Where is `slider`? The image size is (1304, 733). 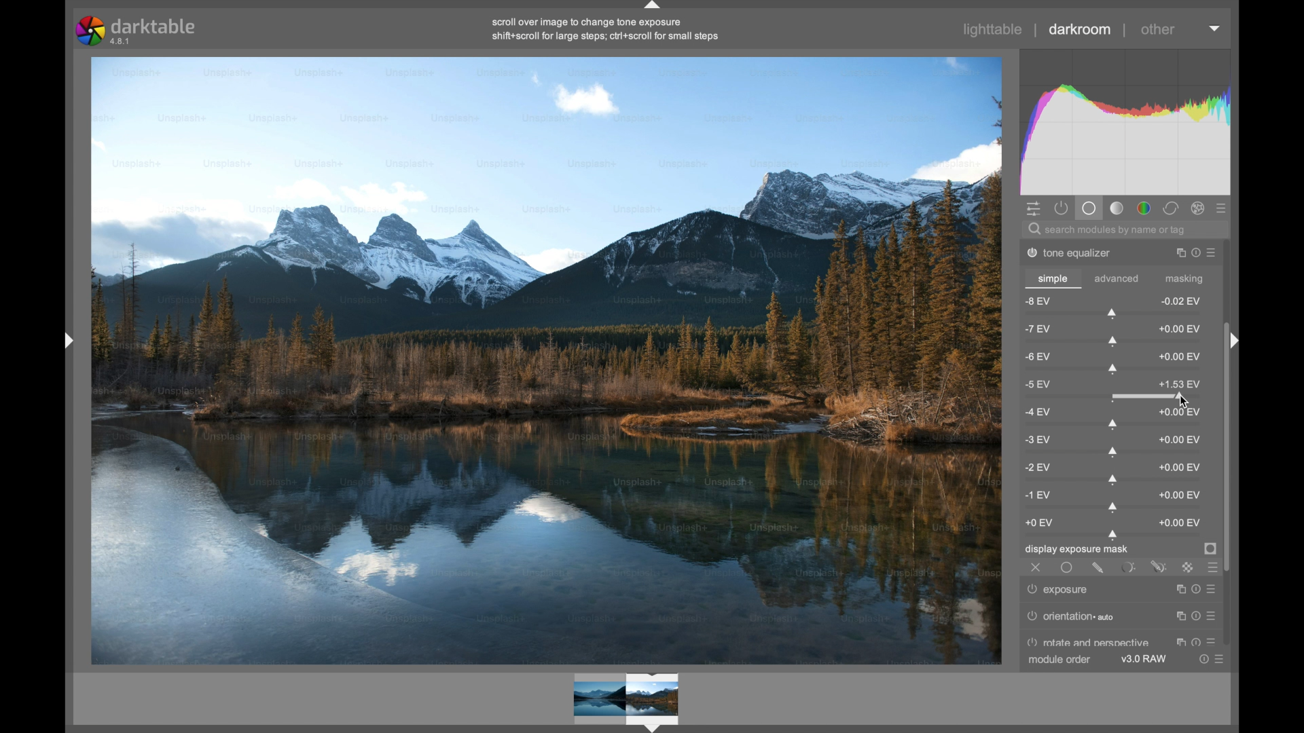
slider is located at coordinates (1112, 314).